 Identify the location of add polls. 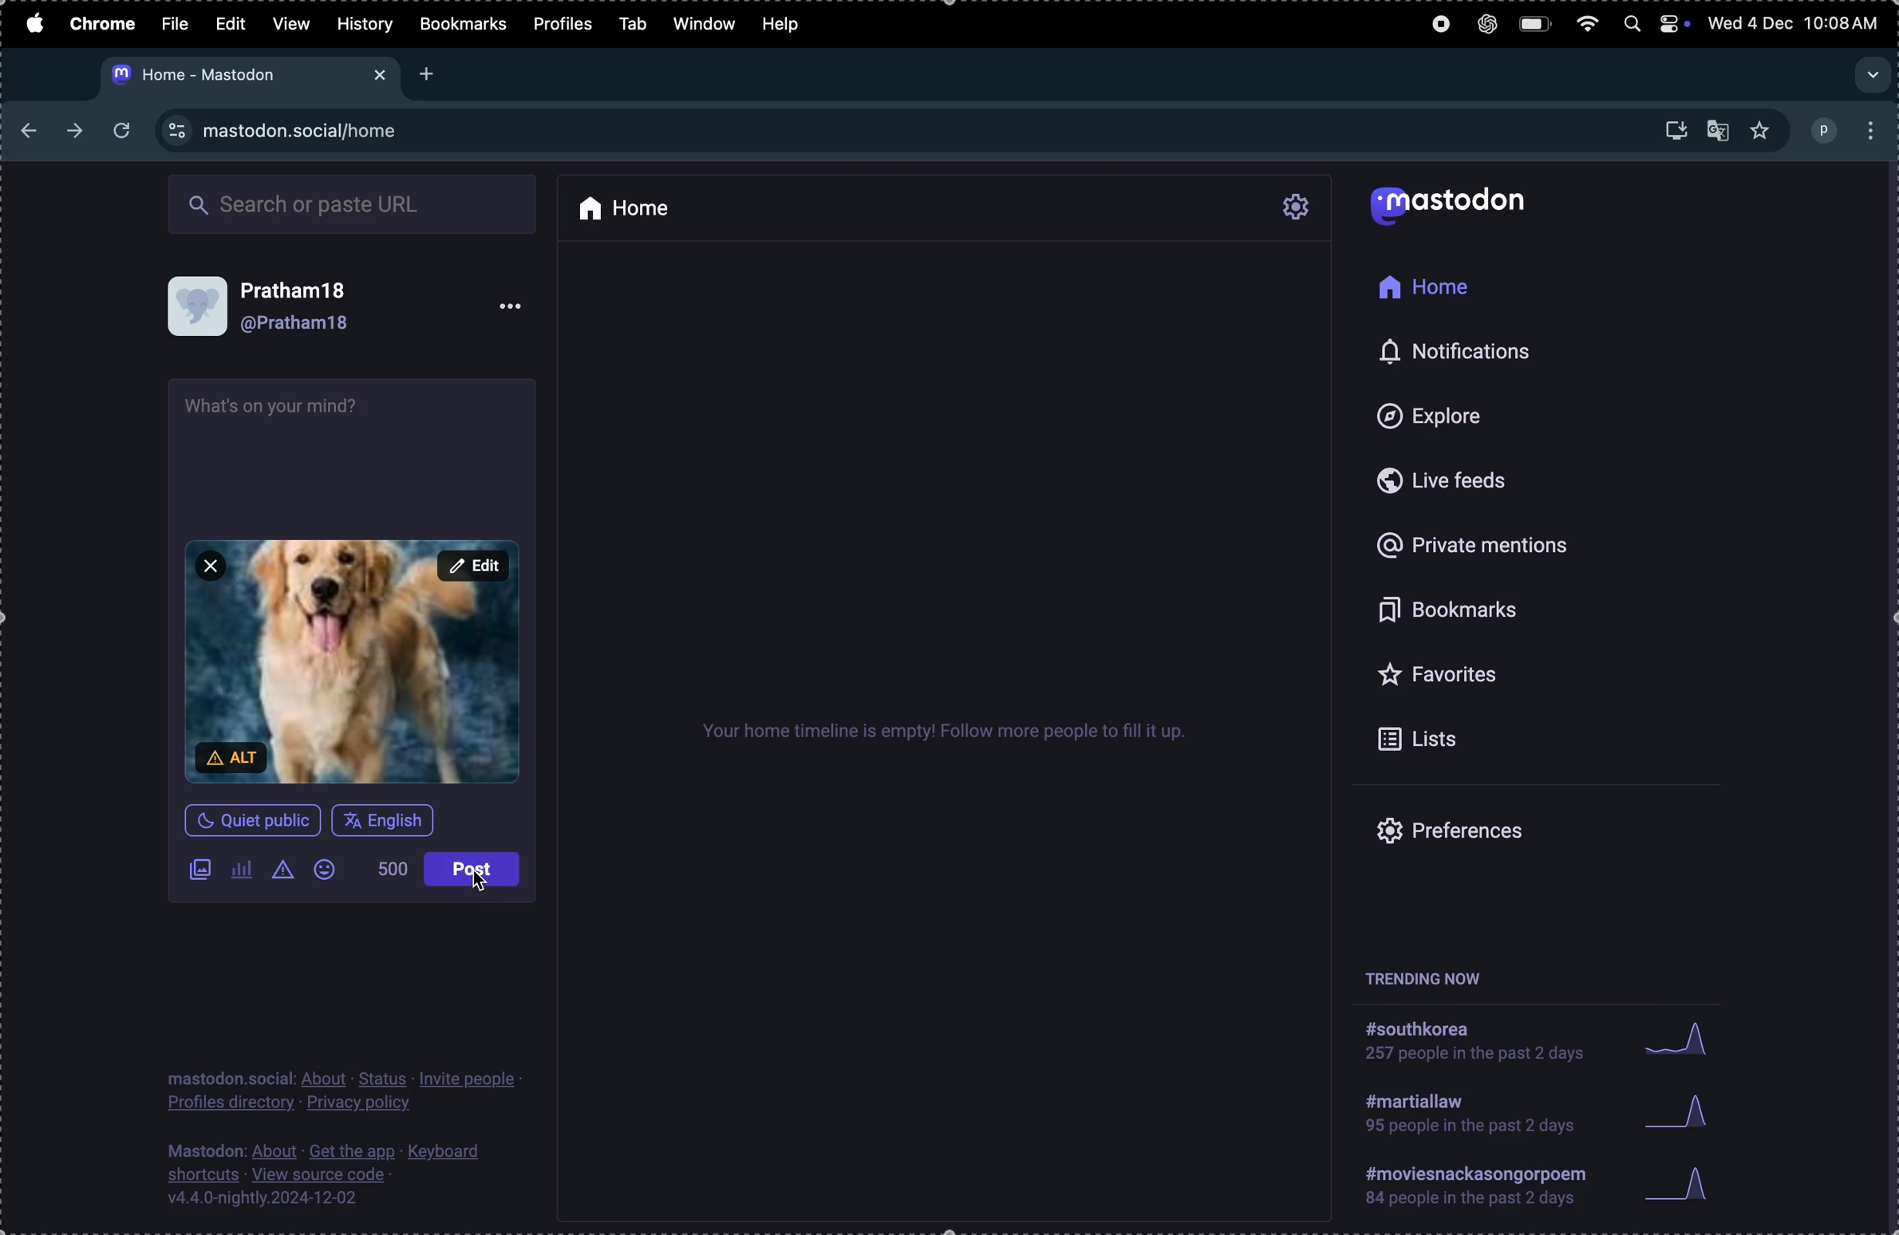
(241, 873).